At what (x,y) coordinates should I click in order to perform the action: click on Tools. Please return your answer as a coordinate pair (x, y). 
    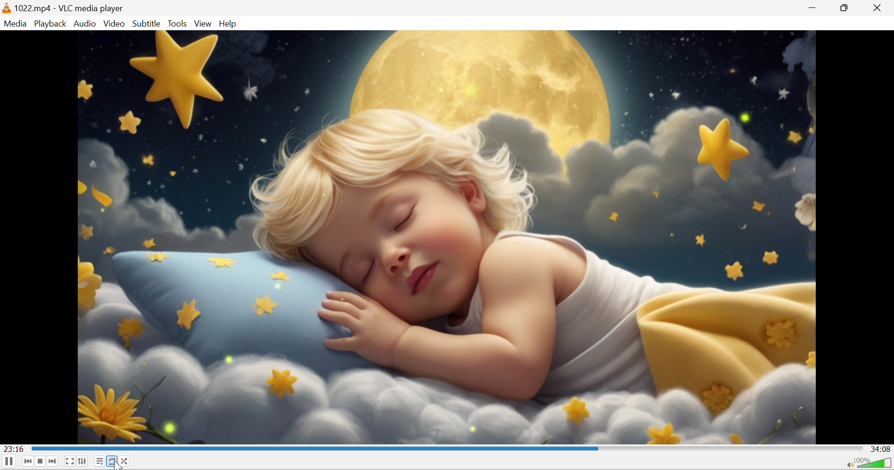
    Looking at the image, I should click on (178, 23).